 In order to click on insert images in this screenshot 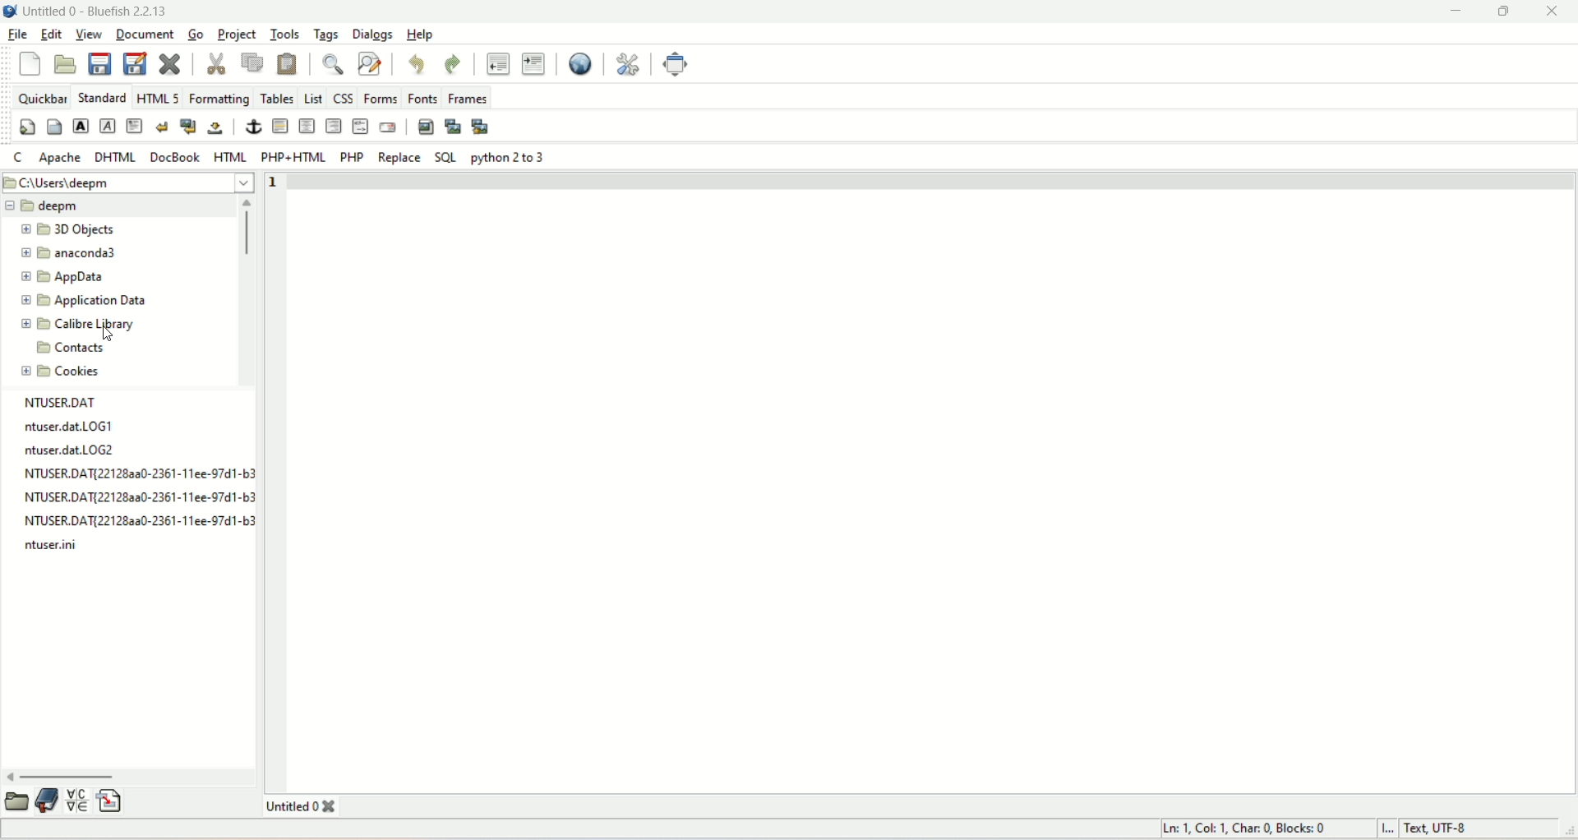, I will do `click(425, 126)`.